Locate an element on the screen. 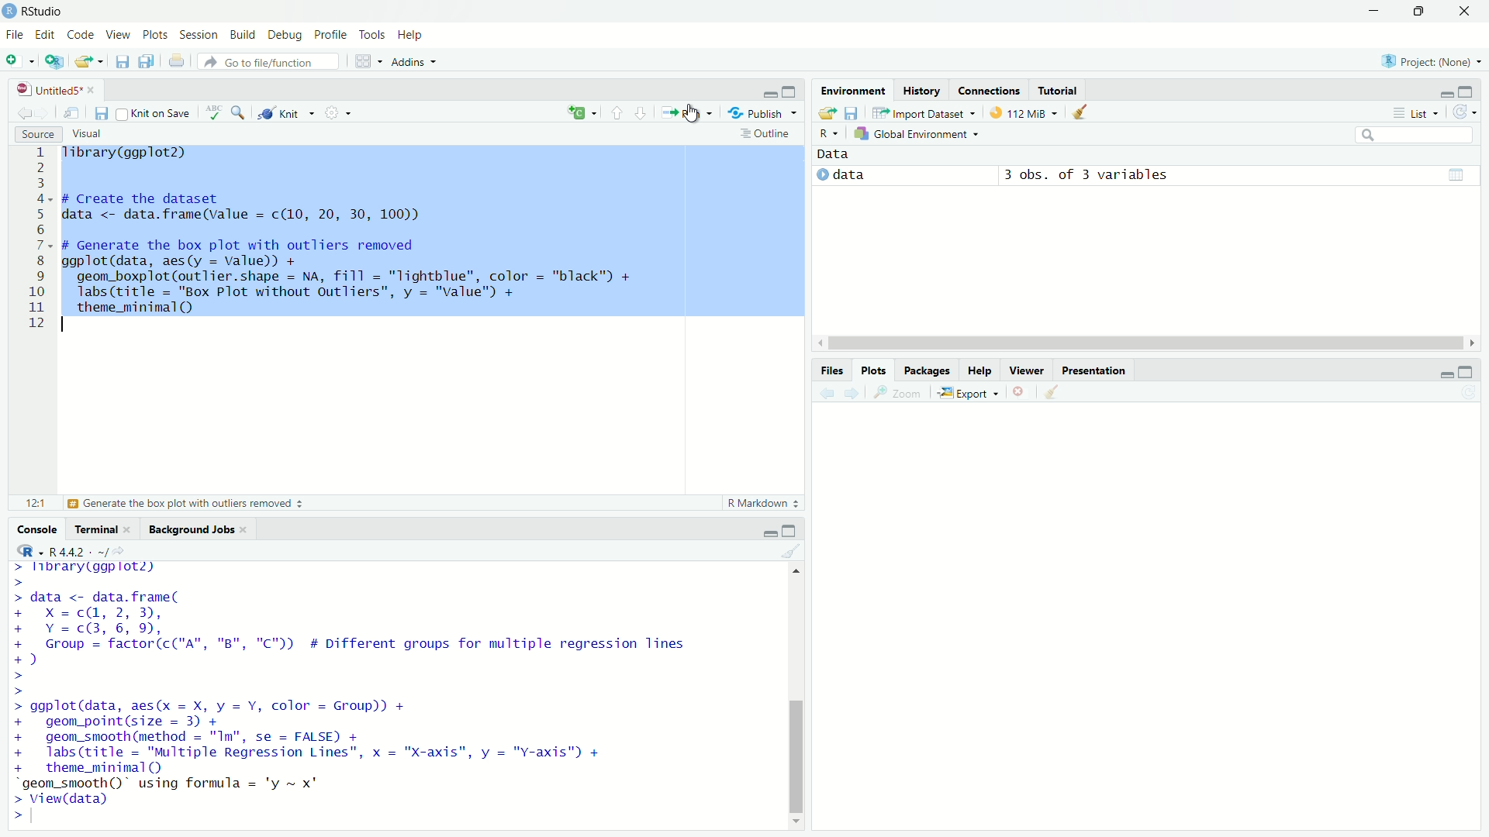 The width and height of the screenshot is (1489, 837). ** Run is located at coordinates (686, 115).